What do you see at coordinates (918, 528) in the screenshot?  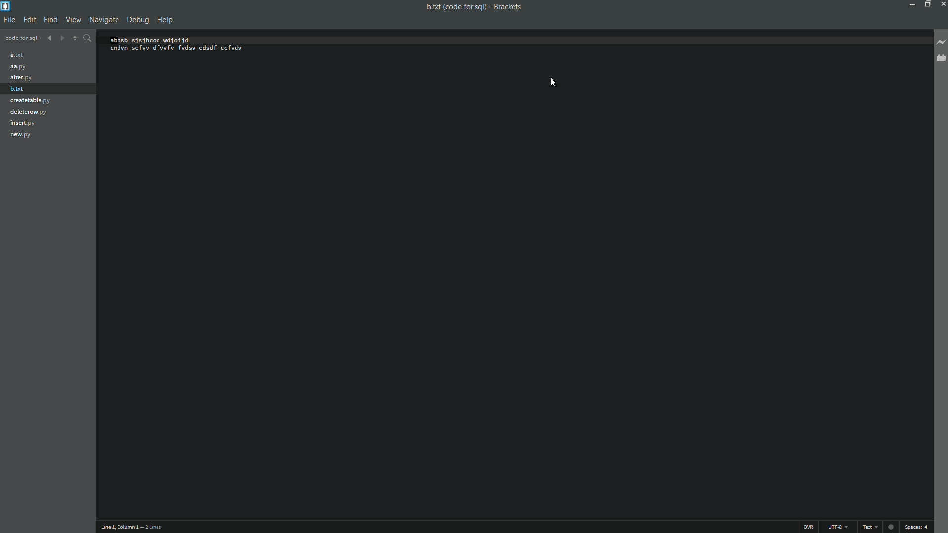 I see `space` at bounding box center [918, 528].